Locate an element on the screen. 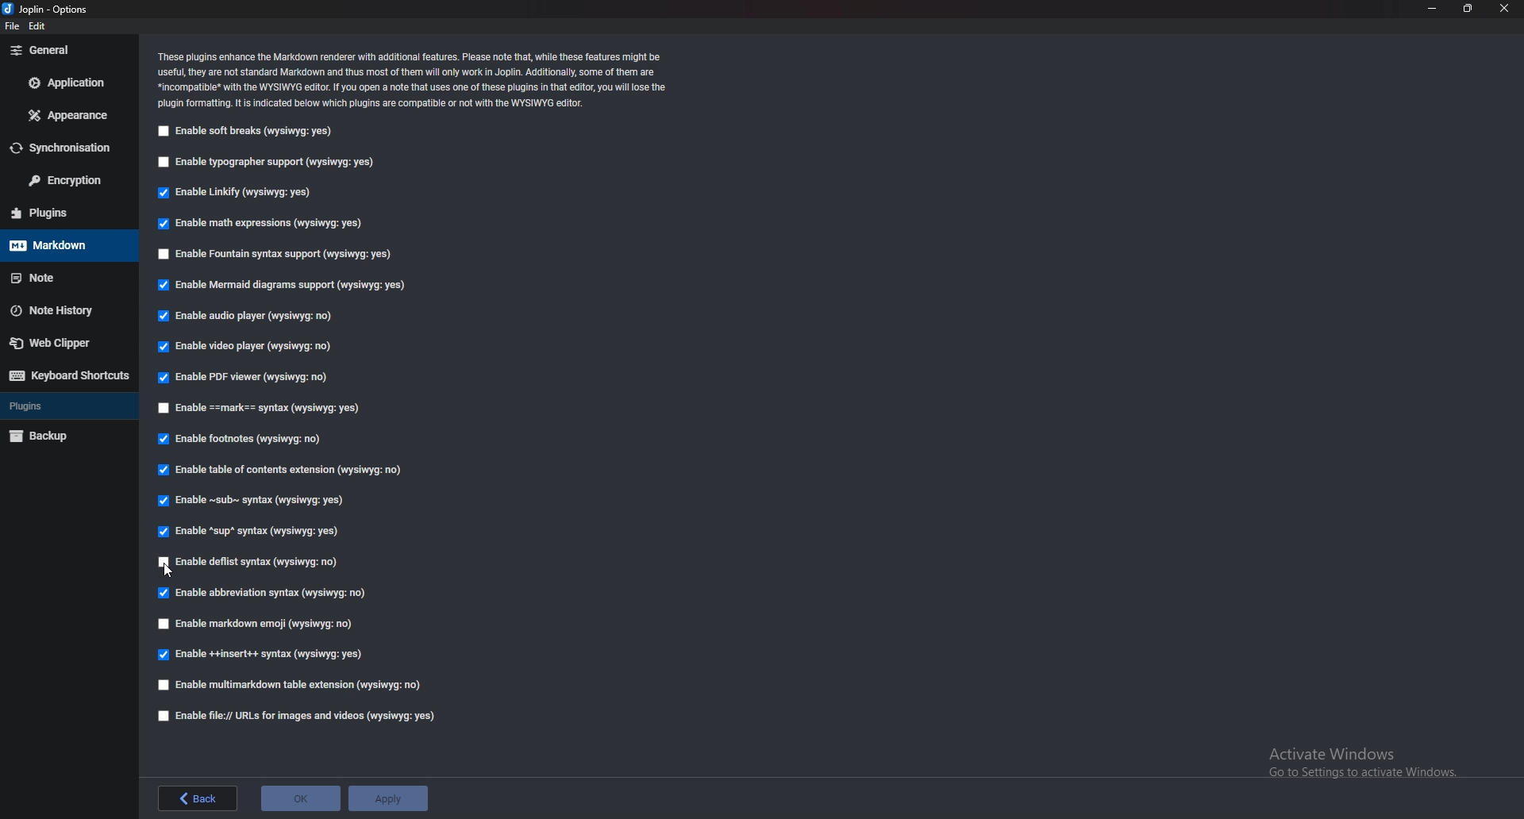  Enable sub syntax is located at coordinates (253, 500).